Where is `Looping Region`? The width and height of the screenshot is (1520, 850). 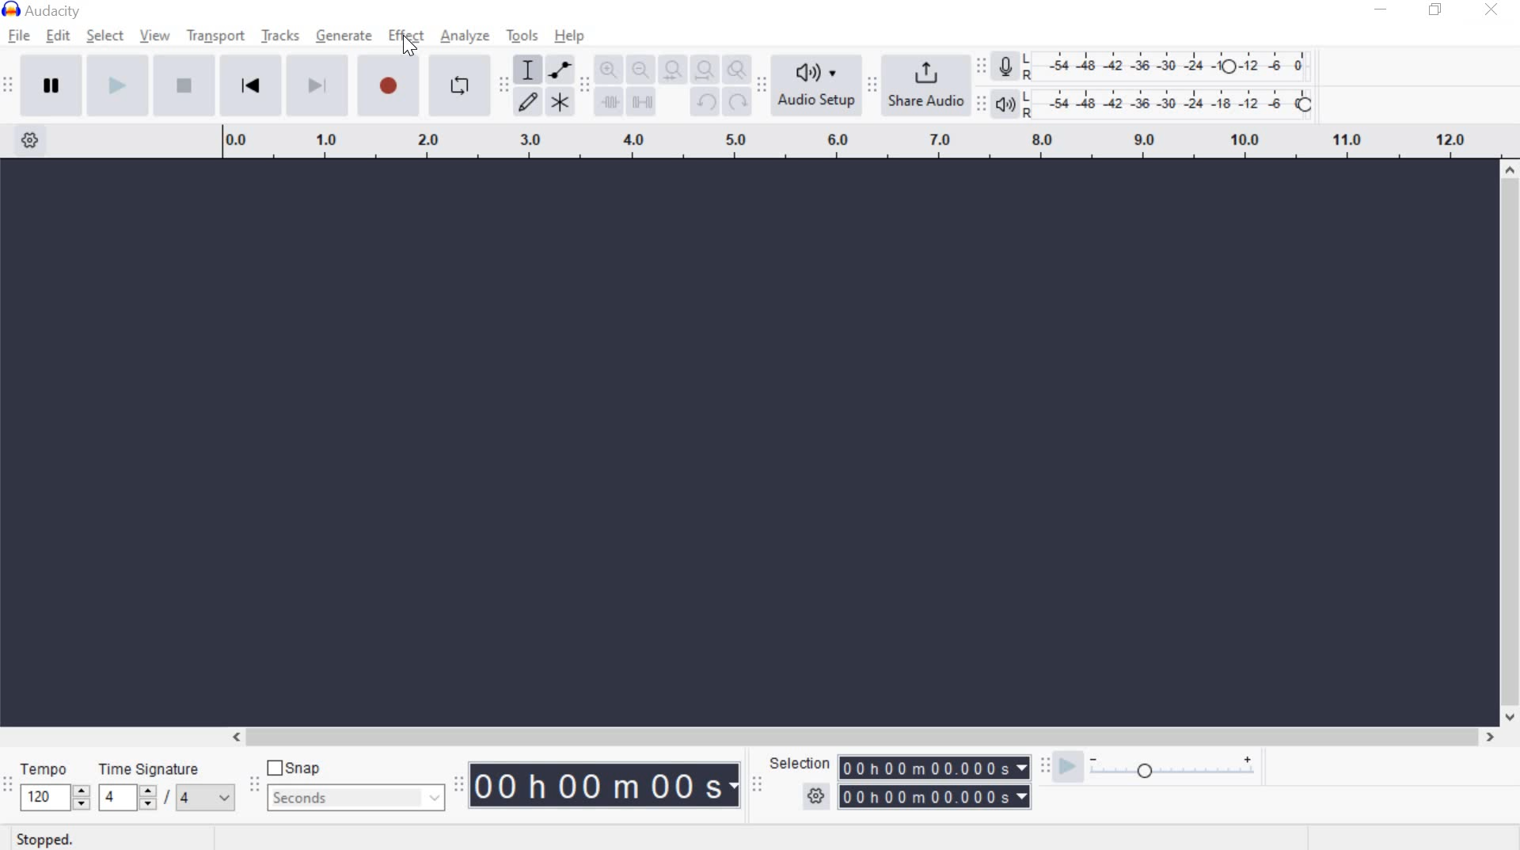
Looping Region is located at coordinates (864, 141).